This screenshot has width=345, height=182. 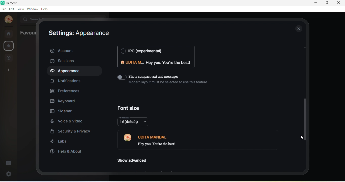 What do you see at coordinates (66, 152) in the screenshot?
I see `help and about` at bounding box center [66, 152].